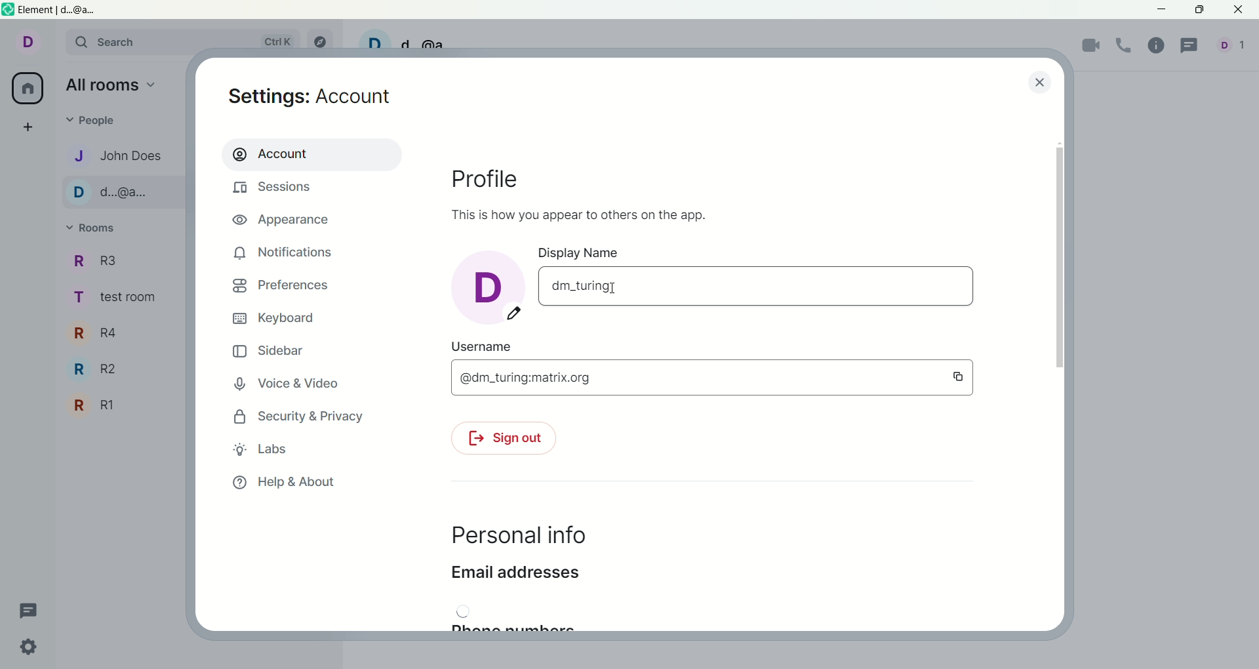 This screenshot has width=1259, height=669. I want to click on This is how you appear to others on the app, so click(580, 213).